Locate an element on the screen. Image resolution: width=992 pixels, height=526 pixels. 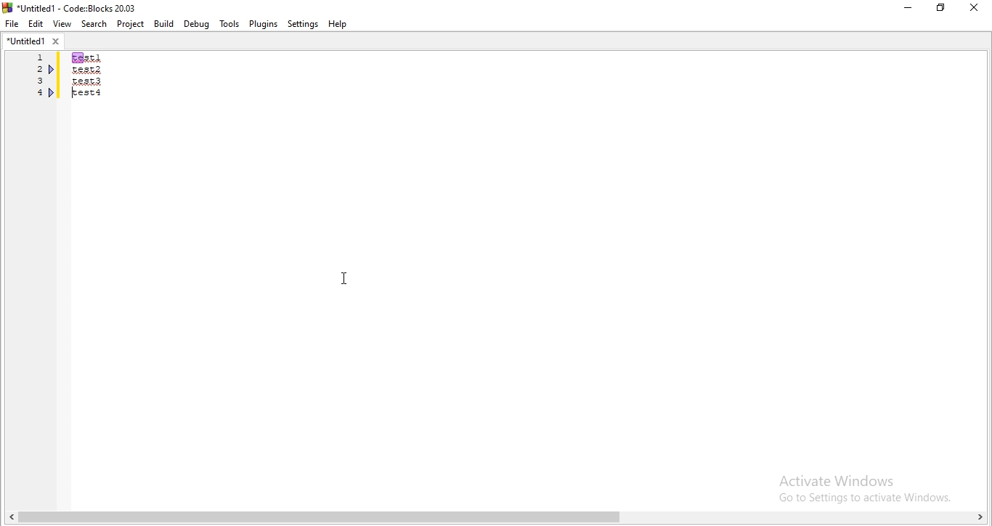
Edit  is located at coordinates (35, 23).